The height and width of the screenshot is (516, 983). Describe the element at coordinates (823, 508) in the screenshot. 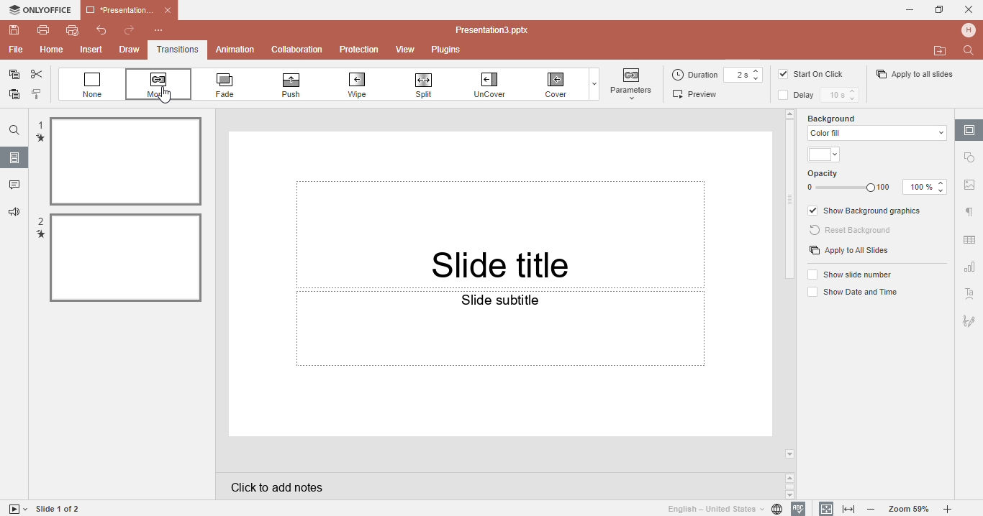

I see `Fit to slidee` at that location.